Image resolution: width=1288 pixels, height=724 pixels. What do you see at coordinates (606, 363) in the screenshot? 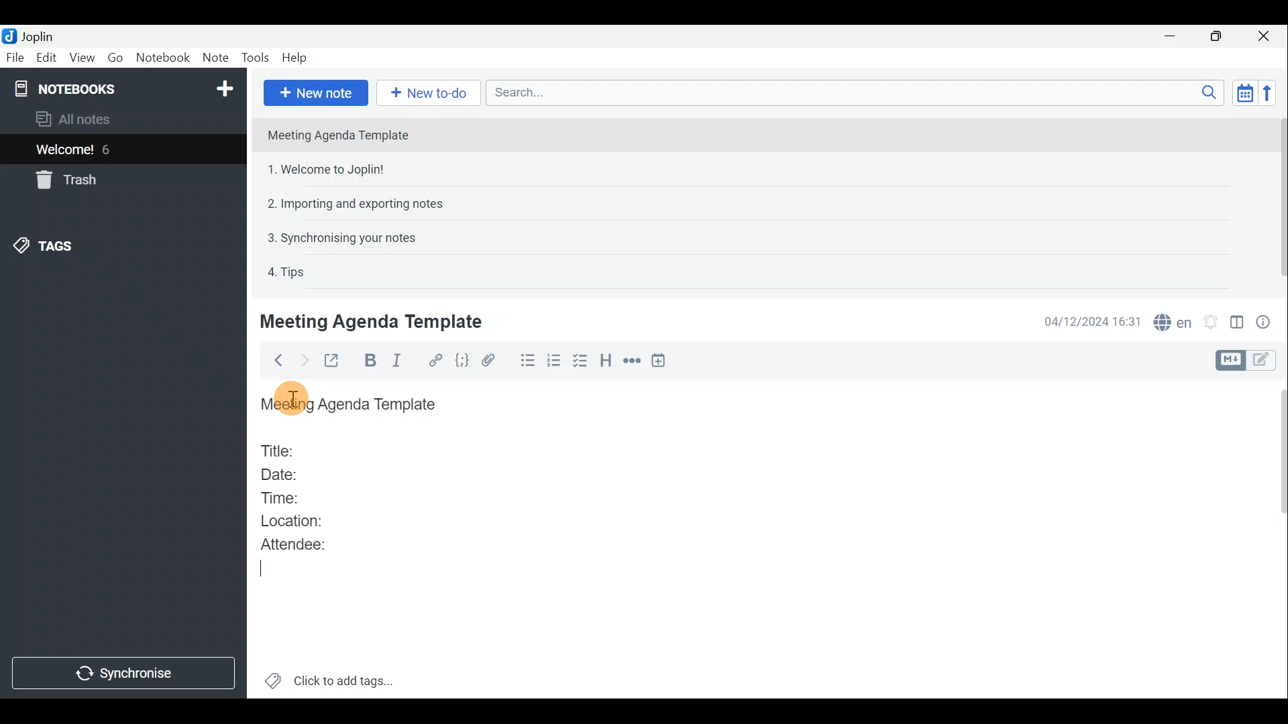
I see `Heading` at bounding box center [606, 363].